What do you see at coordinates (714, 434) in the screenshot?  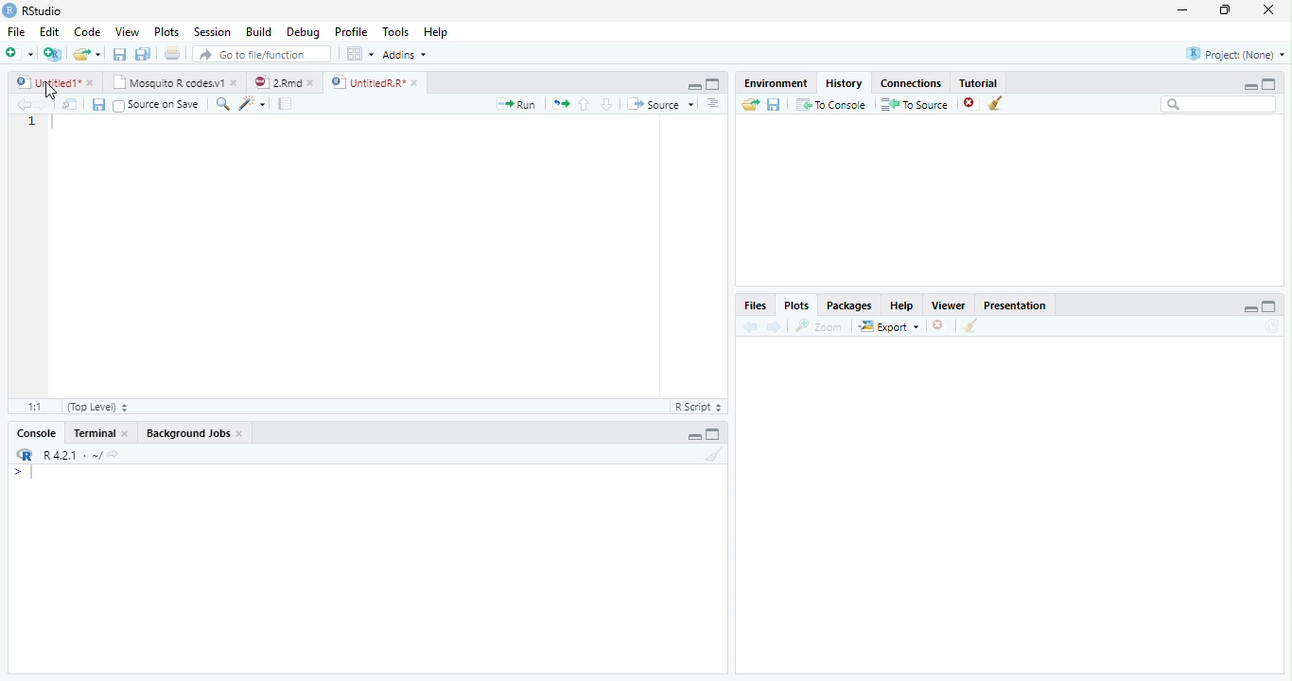 I see `Maximize` at bounding box center [714, 434].